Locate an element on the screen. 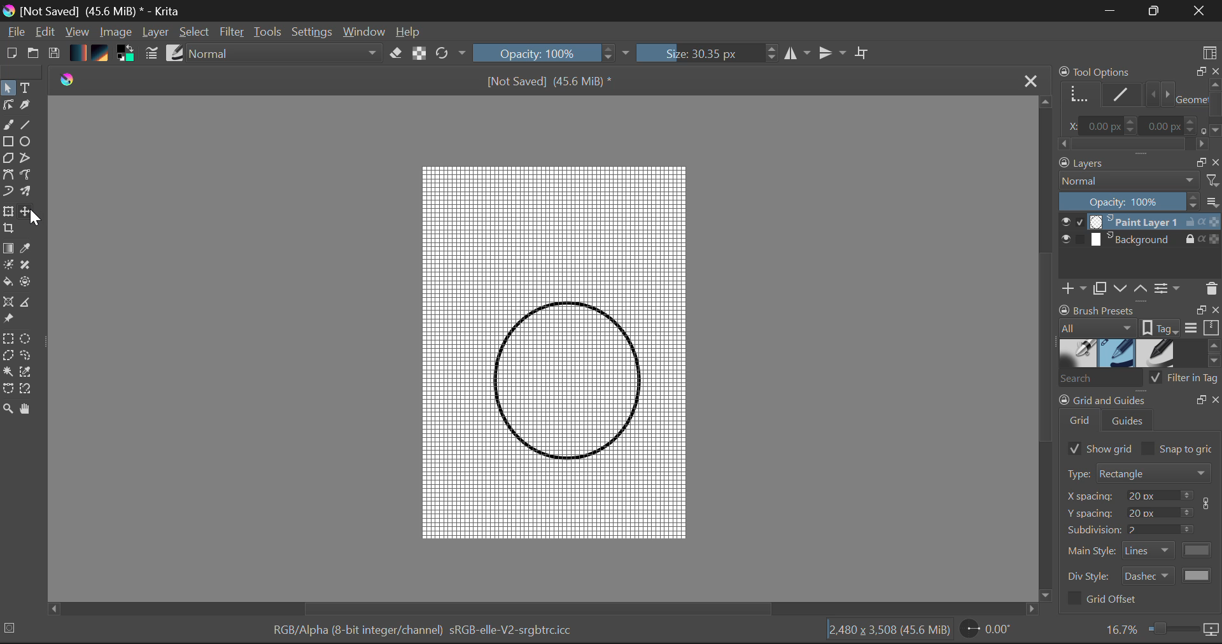 This screenshot has width=1222, height=644. Settings is located at coordinates (313, 34).